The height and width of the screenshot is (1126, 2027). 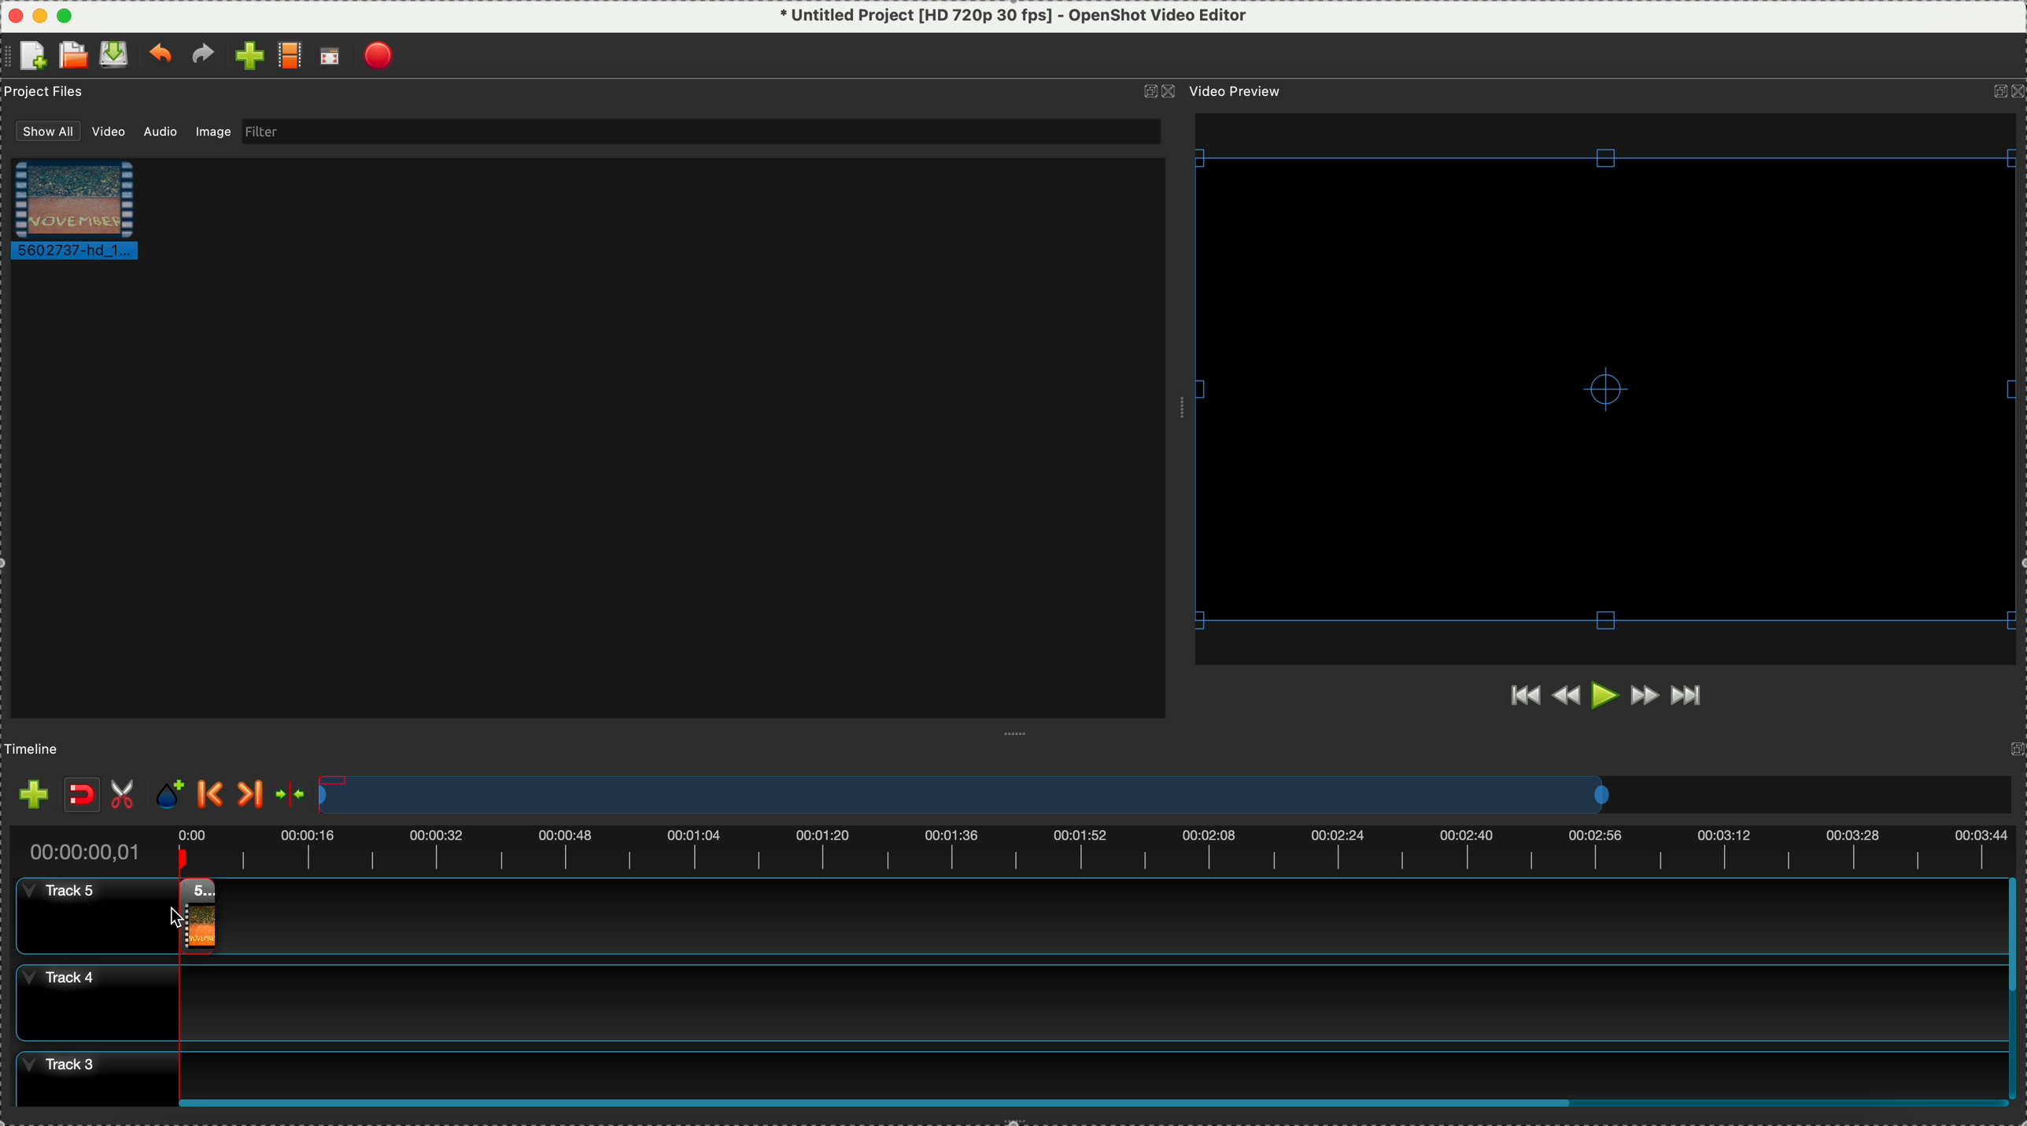 What do you see at coordinates (64, 13) in the screenshot?
I see `maximize` at bounding box center [64, 13].